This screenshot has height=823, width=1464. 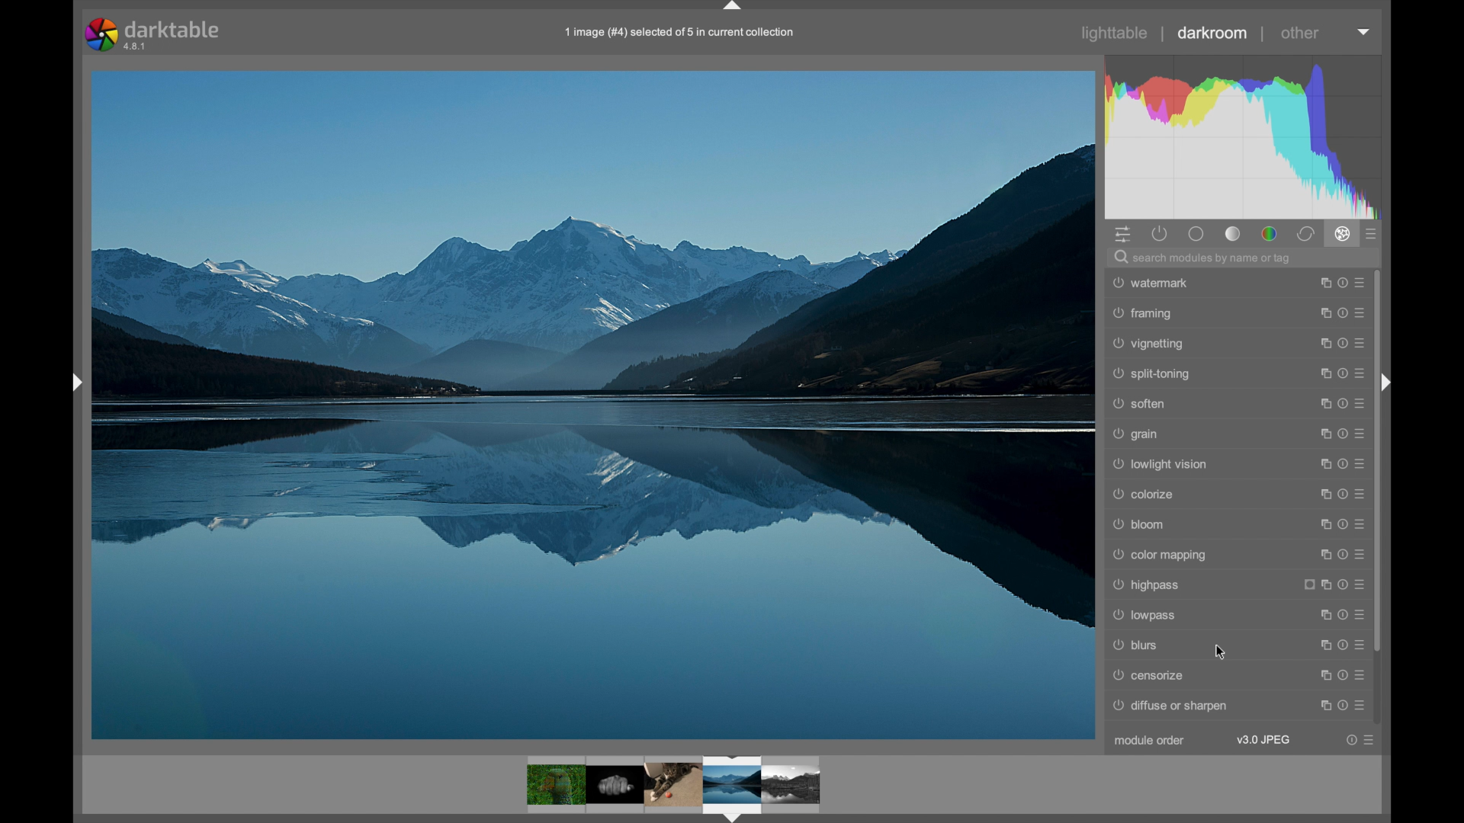 What do you see at coordinates (152, 33) in the screenshot?
I see `darktable` at bounding box center [152, 33].